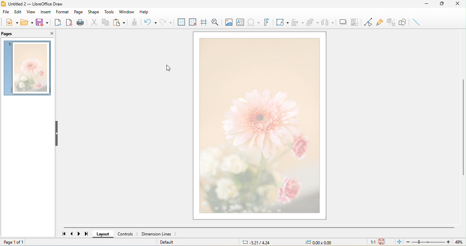  Describe the element at coordinates (429, 4) in the screenshot. I see `minimize` at that location.